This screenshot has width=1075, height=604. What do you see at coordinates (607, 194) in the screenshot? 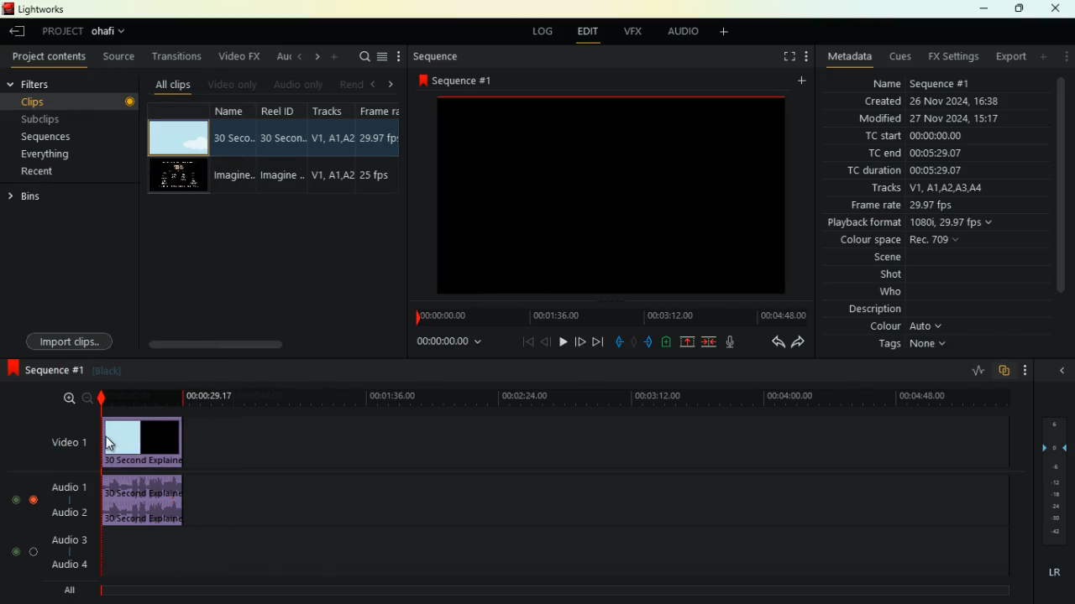
I see `image` at bounding box center [607, 194].